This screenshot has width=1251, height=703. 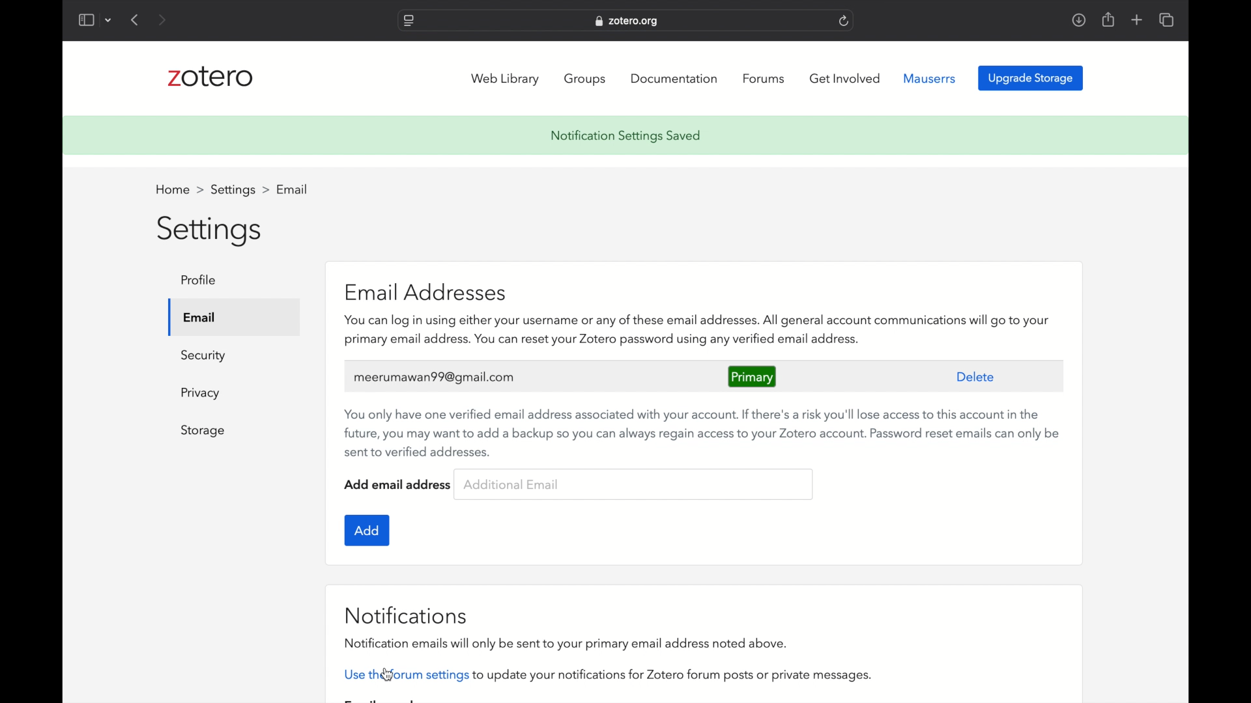 I want to click on settings, so click(x=240, y=191).